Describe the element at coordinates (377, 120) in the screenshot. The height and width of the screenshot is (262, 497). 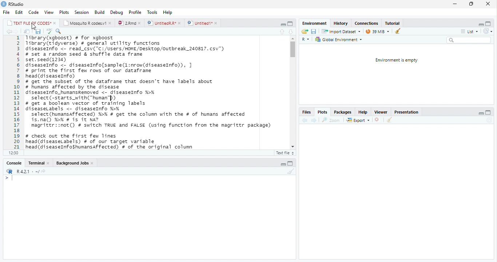
I see `Delete` at that location.